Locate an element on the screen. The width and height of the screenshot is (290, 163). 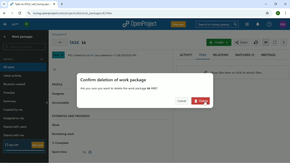
Minimize is located at coordinates (266, 4).